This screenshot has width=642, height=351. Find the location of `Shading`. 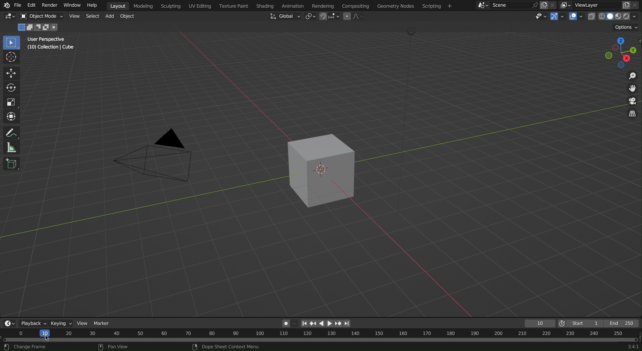

Shading is located at coordinates (264, 5).